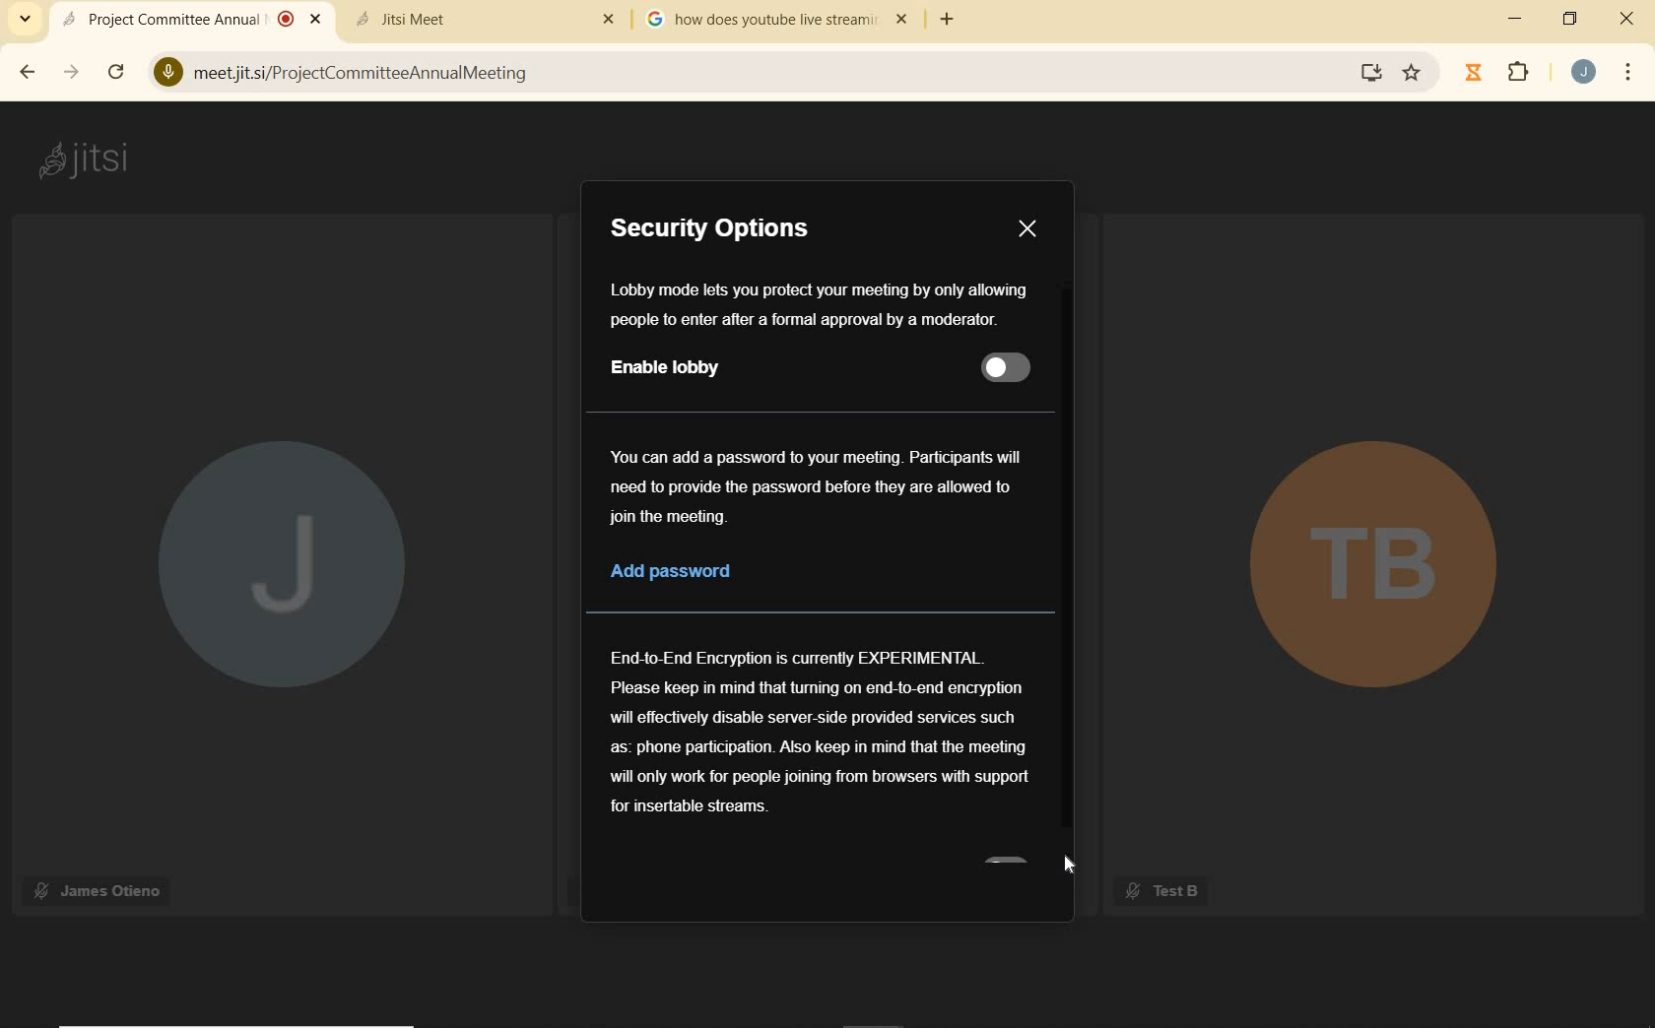  I want to click on RELOAD, so click(116, 71).